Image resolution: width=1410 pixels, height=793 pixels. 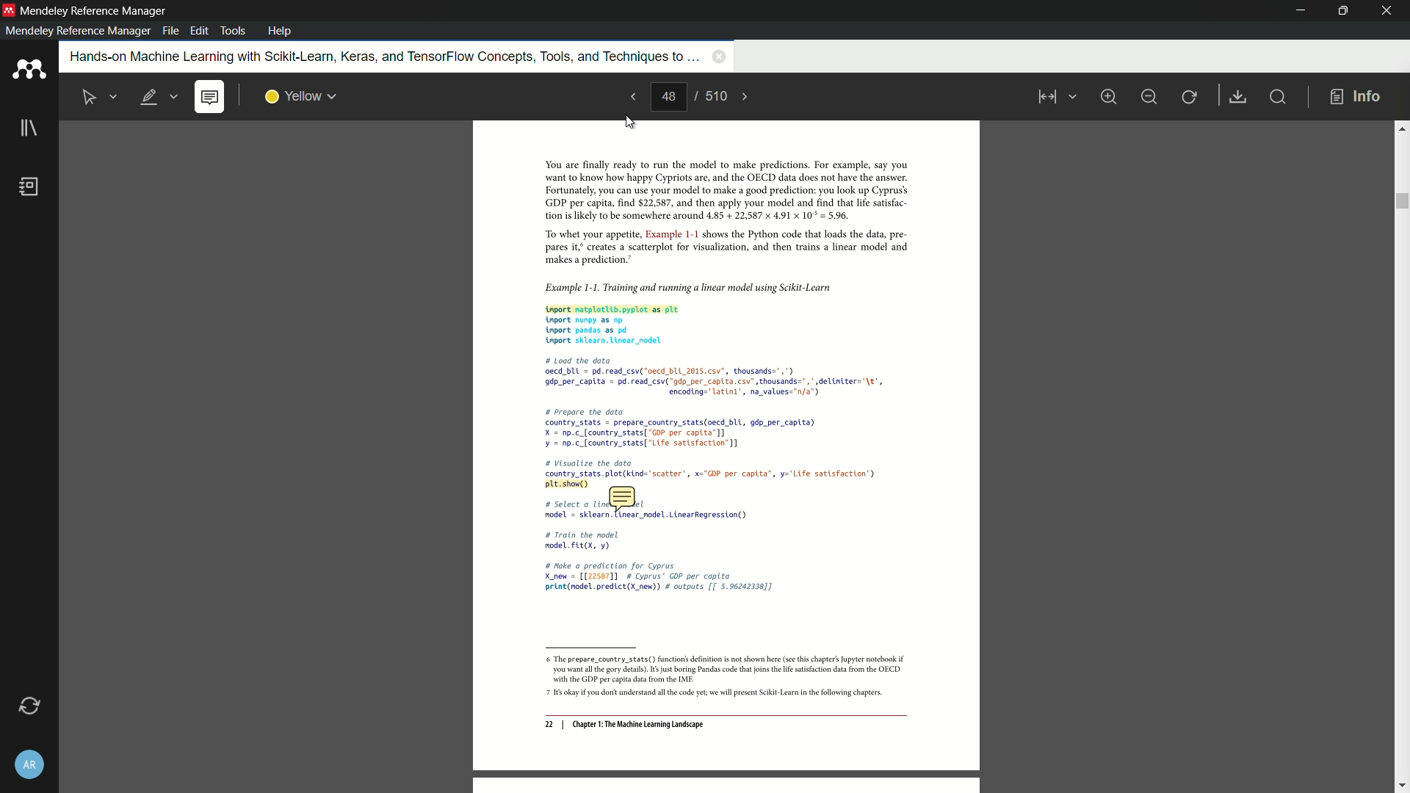 I want to click on You are finally ready to run the model to make predictions. For example, say you
want to know how happy Cypriots are, and the OECD data does not have the answer.
Fortunately, you can use your model to make a good prediction: you look up Cyprus’
GDP per capita, find $22,587, and then apply your model and find that life satsfac-
tion is likely to be somewhere around 4.85 + 22,587 x 4.91 x 10° = 5.96.

“To whet your appetite, Example 1-1 shows the Python code that loads the data, pre
pares it creates a scatterplot for visualization, and then trains a linear model and
‘makes a prediction.”, so click(x=717, y=213).